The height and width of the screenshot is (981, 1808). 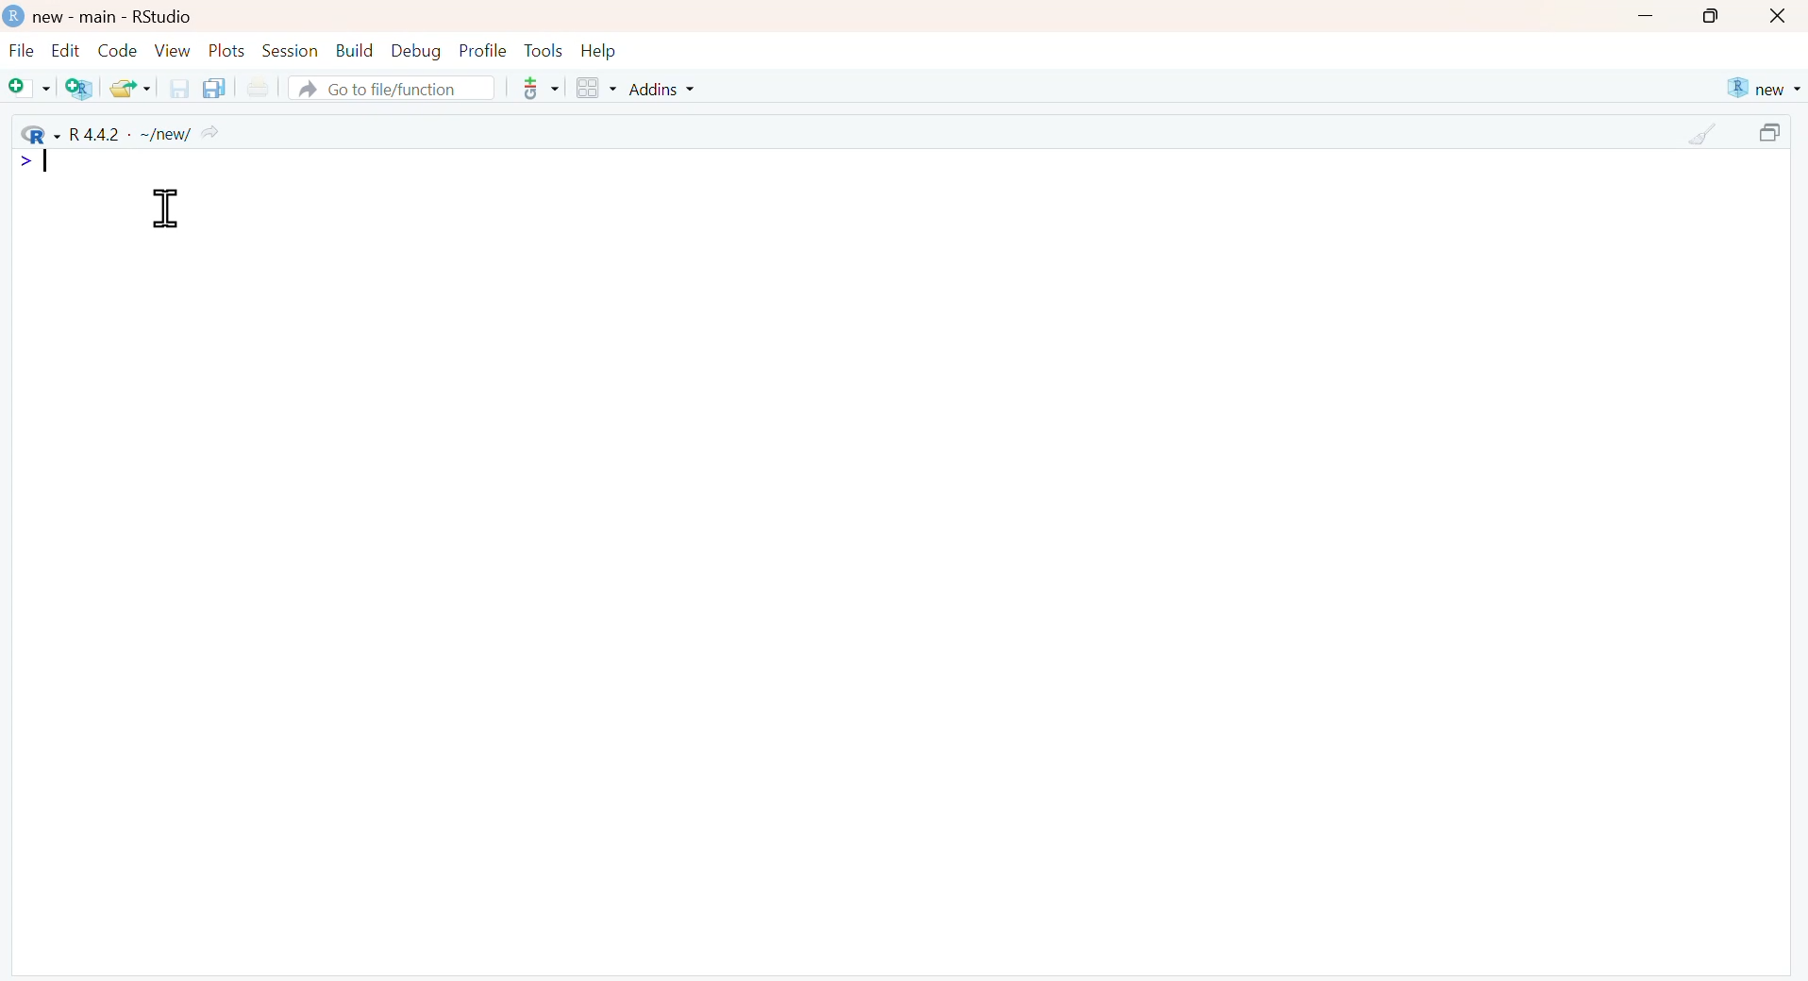 I want to click on cursor, so click(x=166, y=208).